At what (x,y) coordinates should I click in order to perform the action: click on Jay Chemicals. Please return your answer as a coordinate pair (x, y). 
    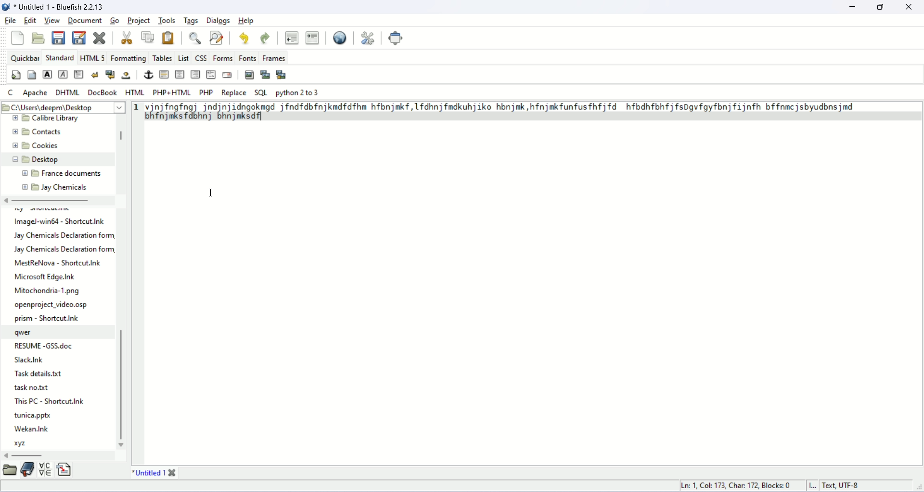
    Looking at the image, I should click on (64, 187).